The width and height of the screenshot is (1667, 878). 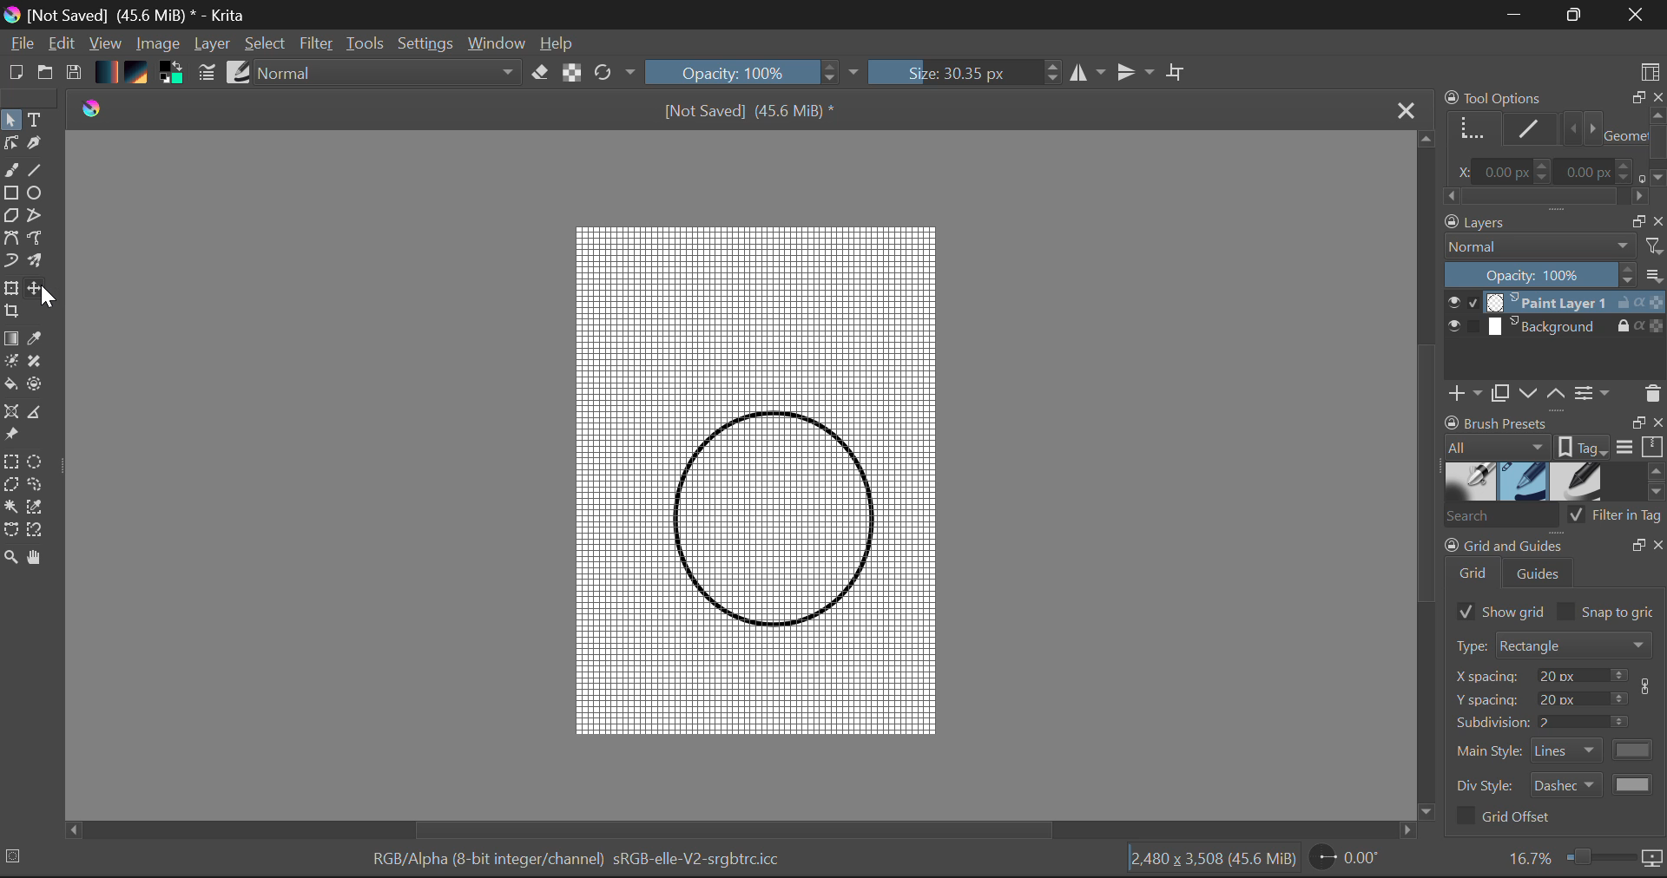 I want to click on Bezier Curve Selection, so click(x=10, y=529).